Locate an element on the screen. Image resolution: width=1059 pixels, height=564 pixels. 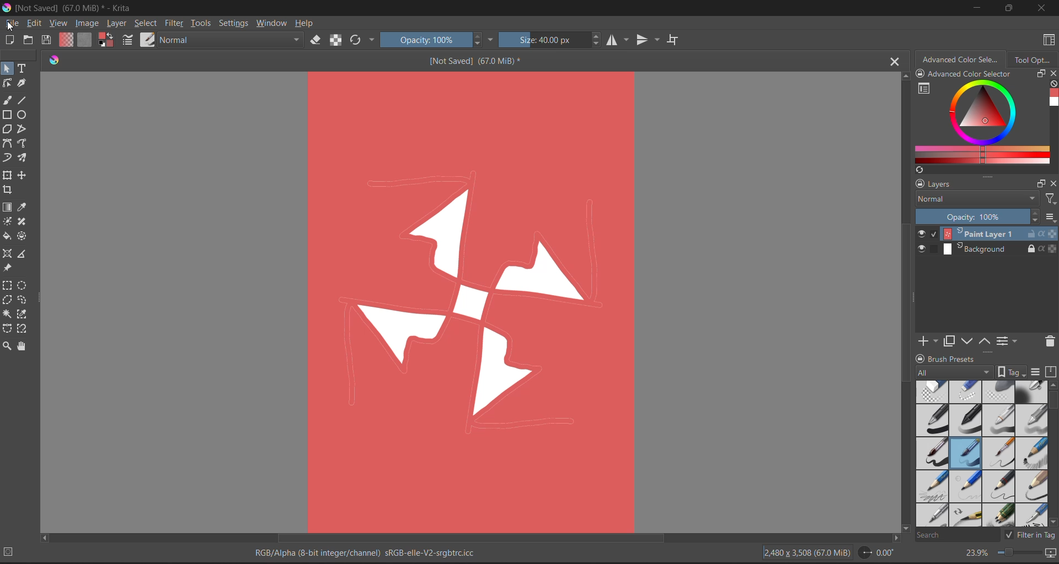
float docker is located at coordinates (1041, 74).